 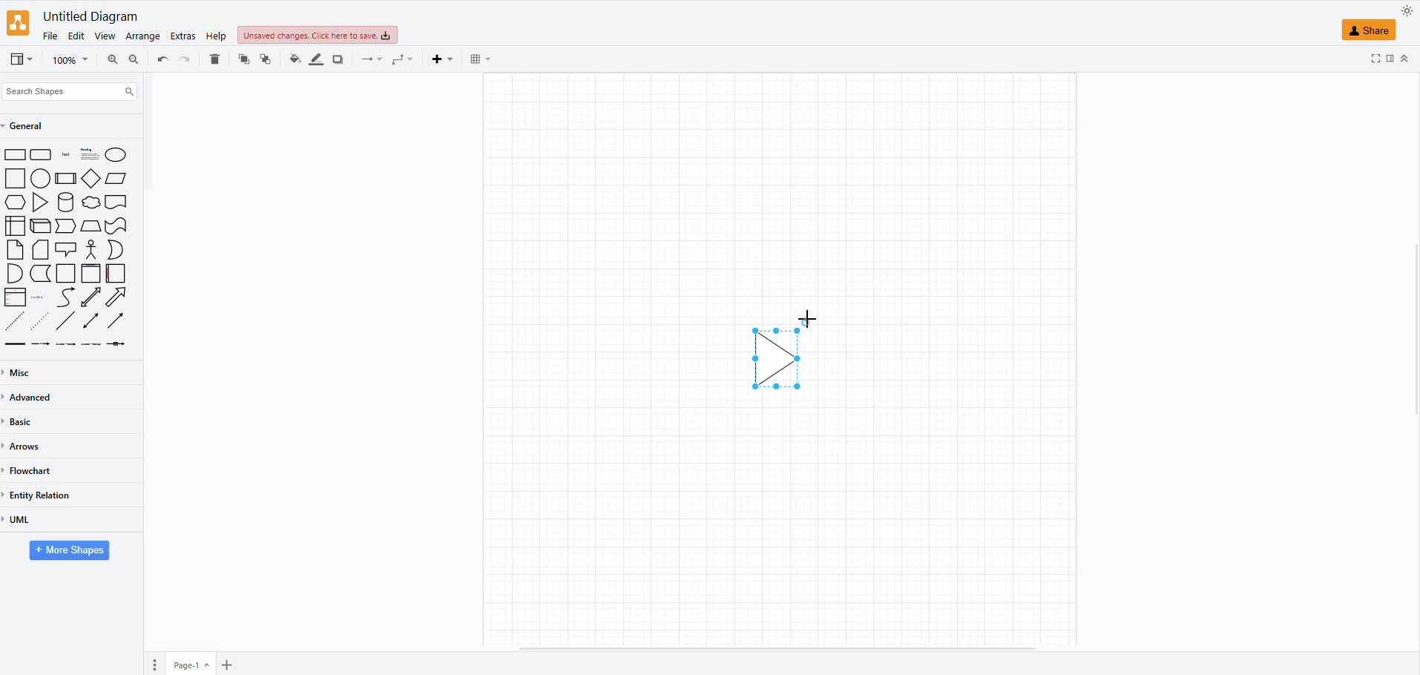 What do you see at coordinates (65, 344) in the screenshot?
I see `Labelled Arrow` at bounding box center [65, 344].